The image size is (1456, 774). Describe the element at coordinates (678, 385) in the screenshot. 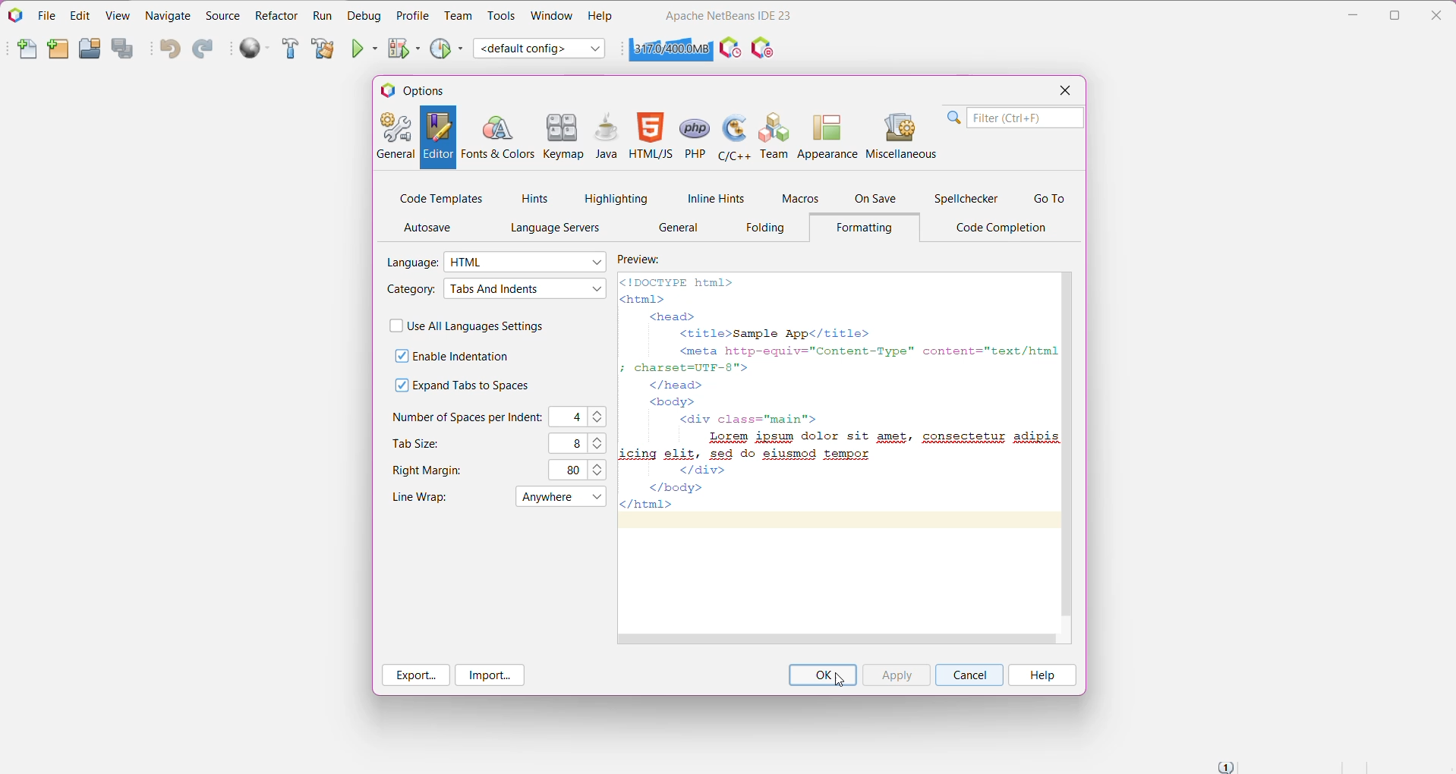

I see `</head>` at that location.